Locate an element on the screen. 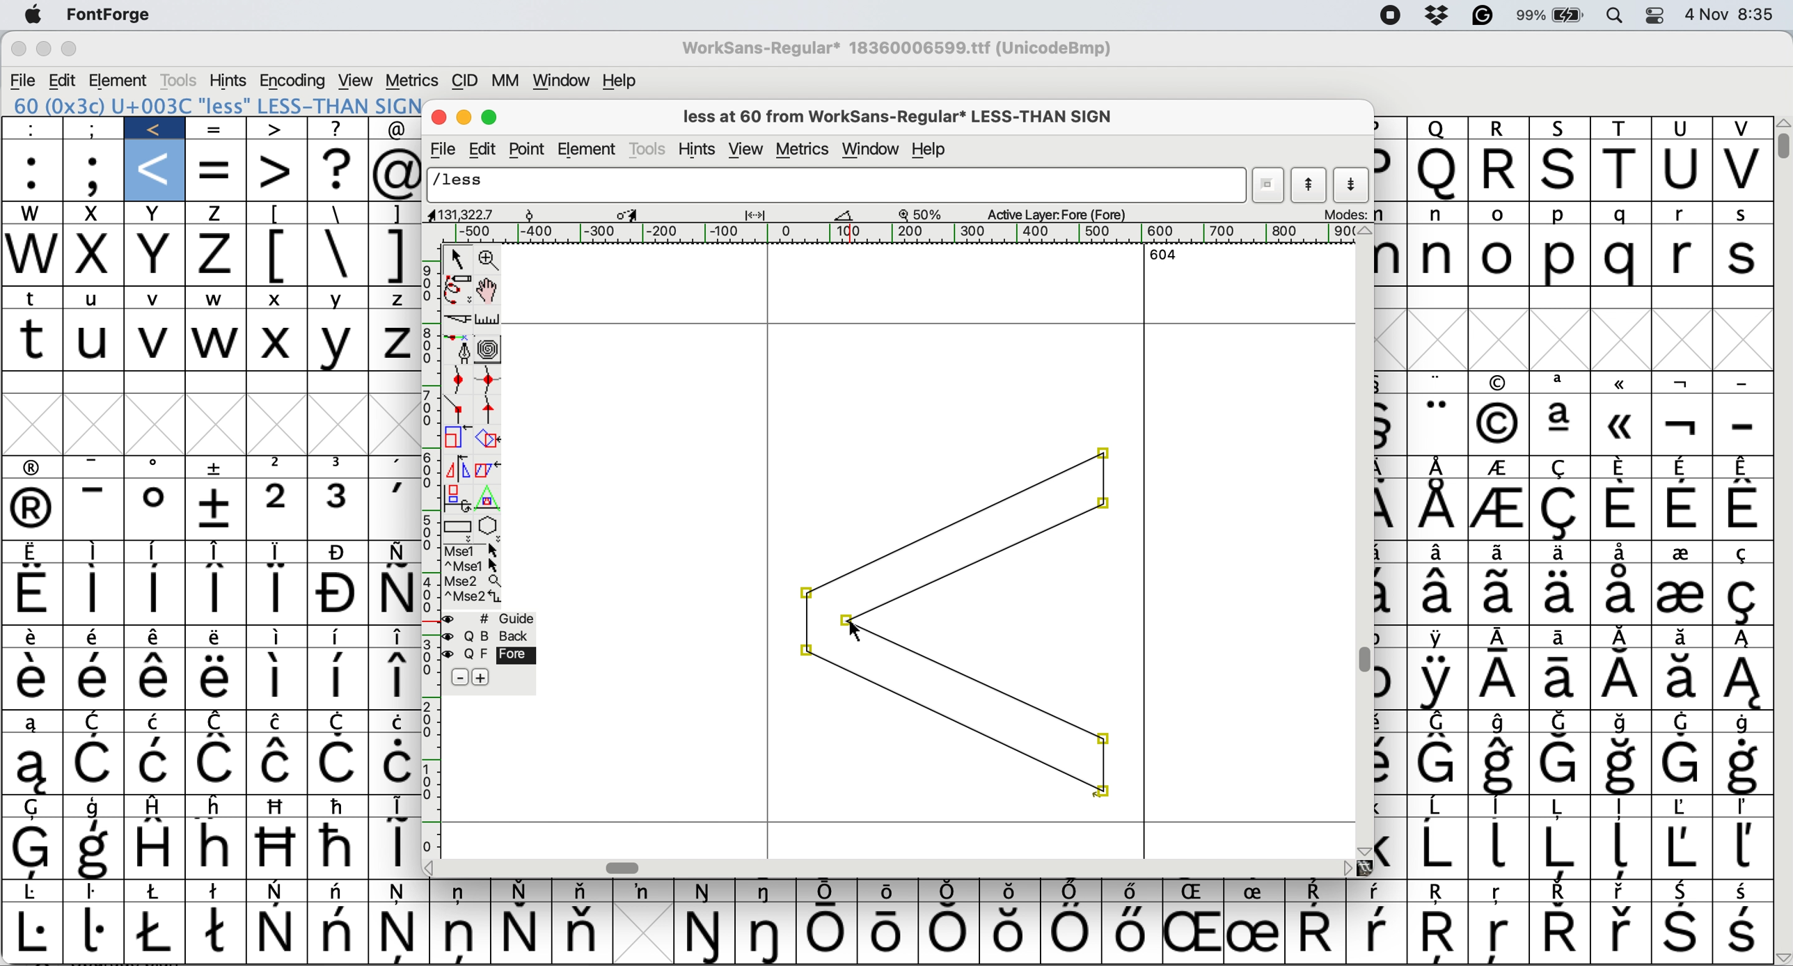 The image size is (1793, 966). Symbol is located at coordinates (152, 639).